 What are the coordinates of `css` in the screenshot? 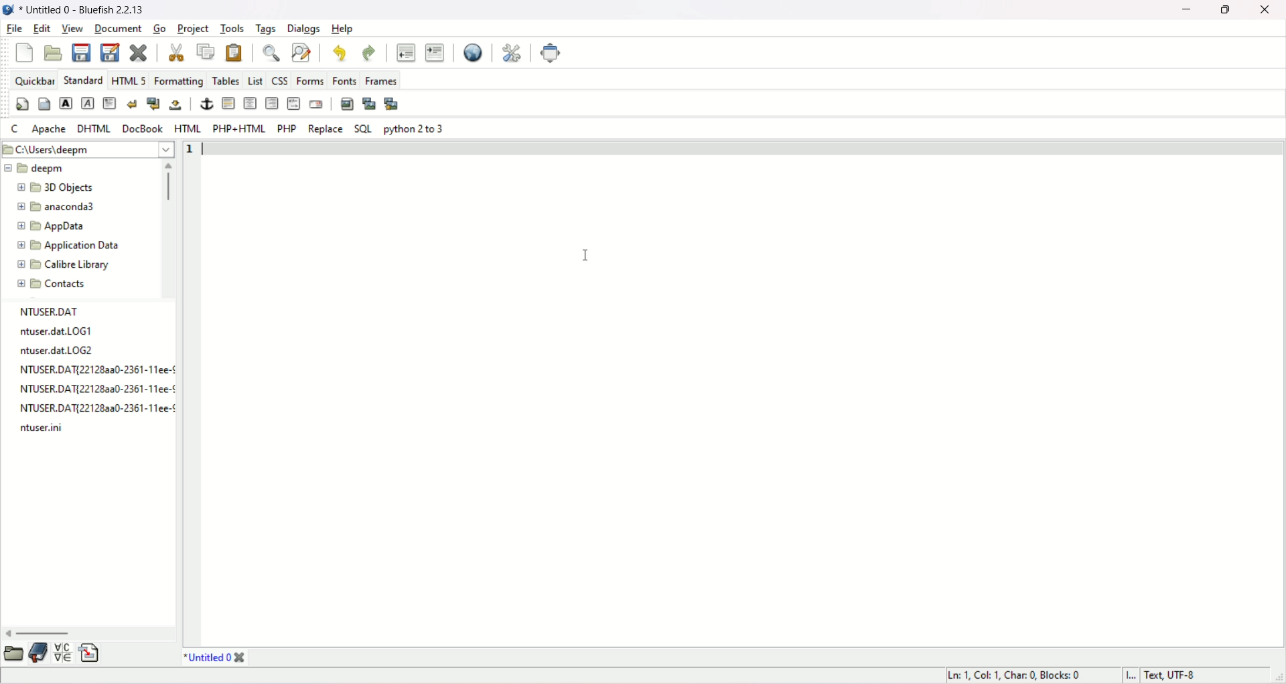 It's located at (277, 80).